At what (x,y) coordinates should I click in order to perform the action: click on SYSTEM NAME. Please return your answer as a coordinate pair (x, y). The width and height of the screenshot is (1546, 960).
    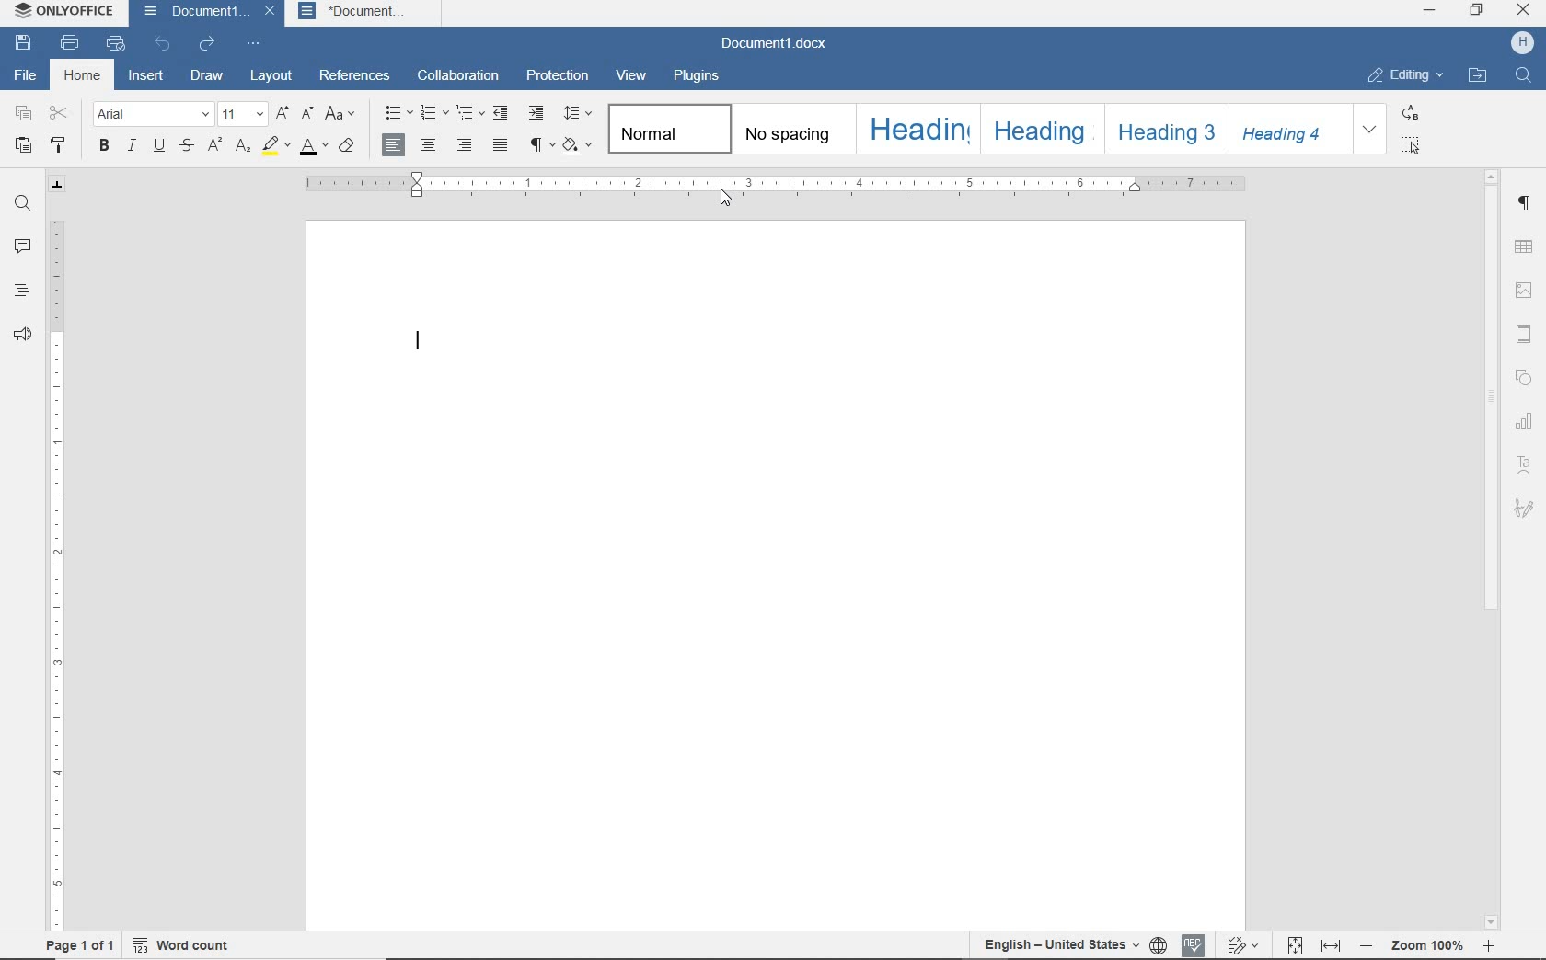
    Looking at the image, I should click on (65, 14).